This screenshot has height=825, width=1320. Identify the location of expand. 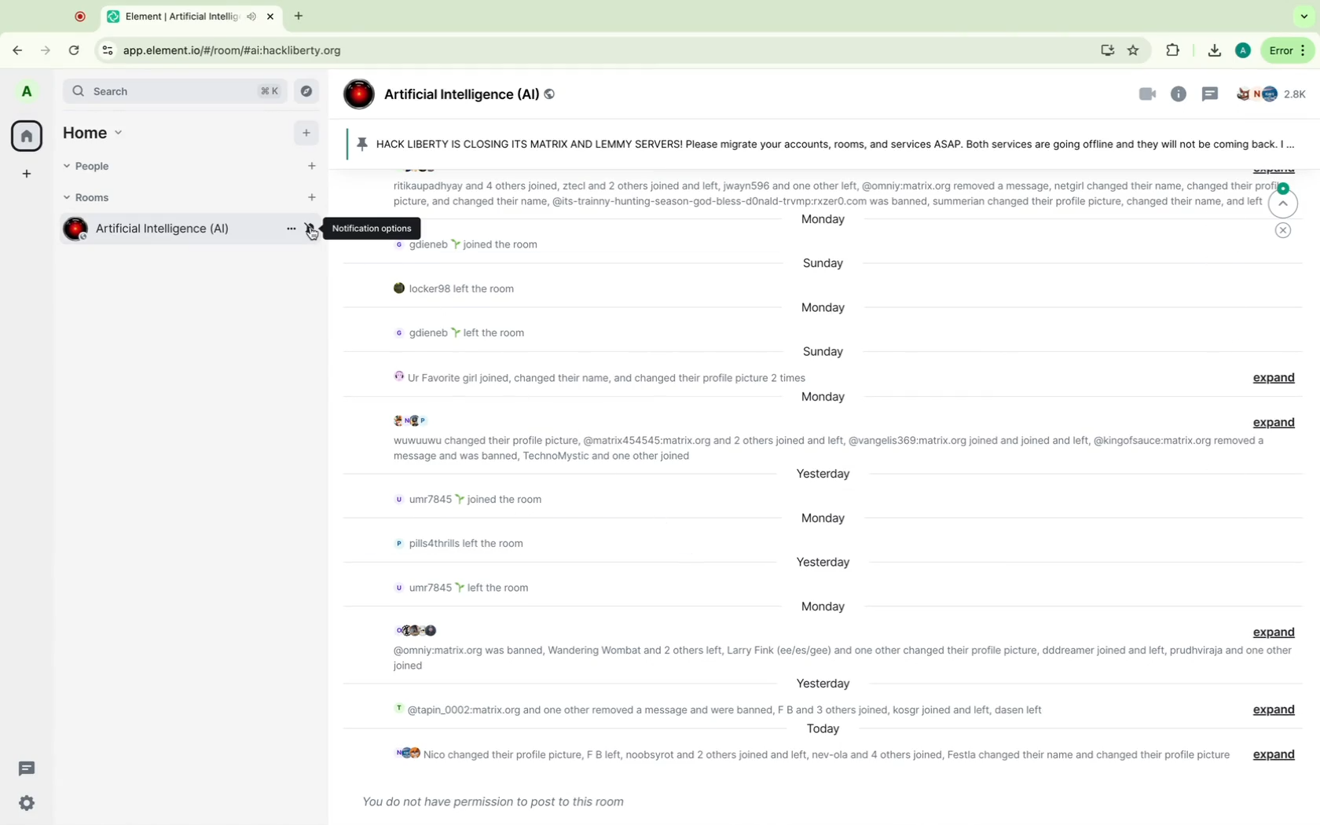
(1270, 377).